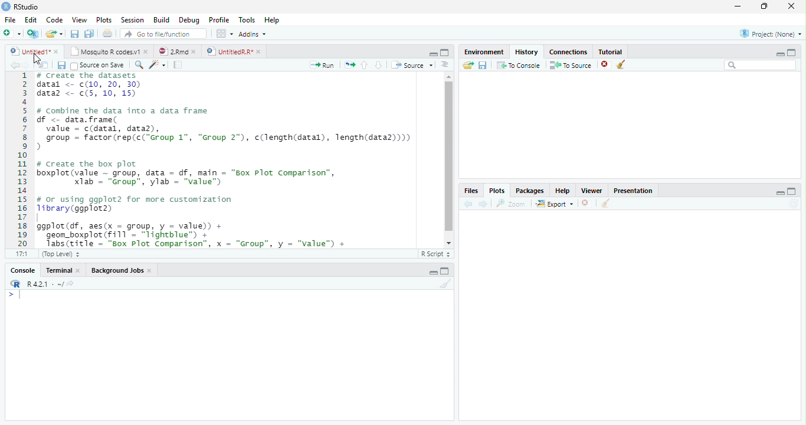 This screenshot has height=425, width=806. Describe the element at coordinates (44, 64) in the screenshot. I see `Show in new window` at that location.